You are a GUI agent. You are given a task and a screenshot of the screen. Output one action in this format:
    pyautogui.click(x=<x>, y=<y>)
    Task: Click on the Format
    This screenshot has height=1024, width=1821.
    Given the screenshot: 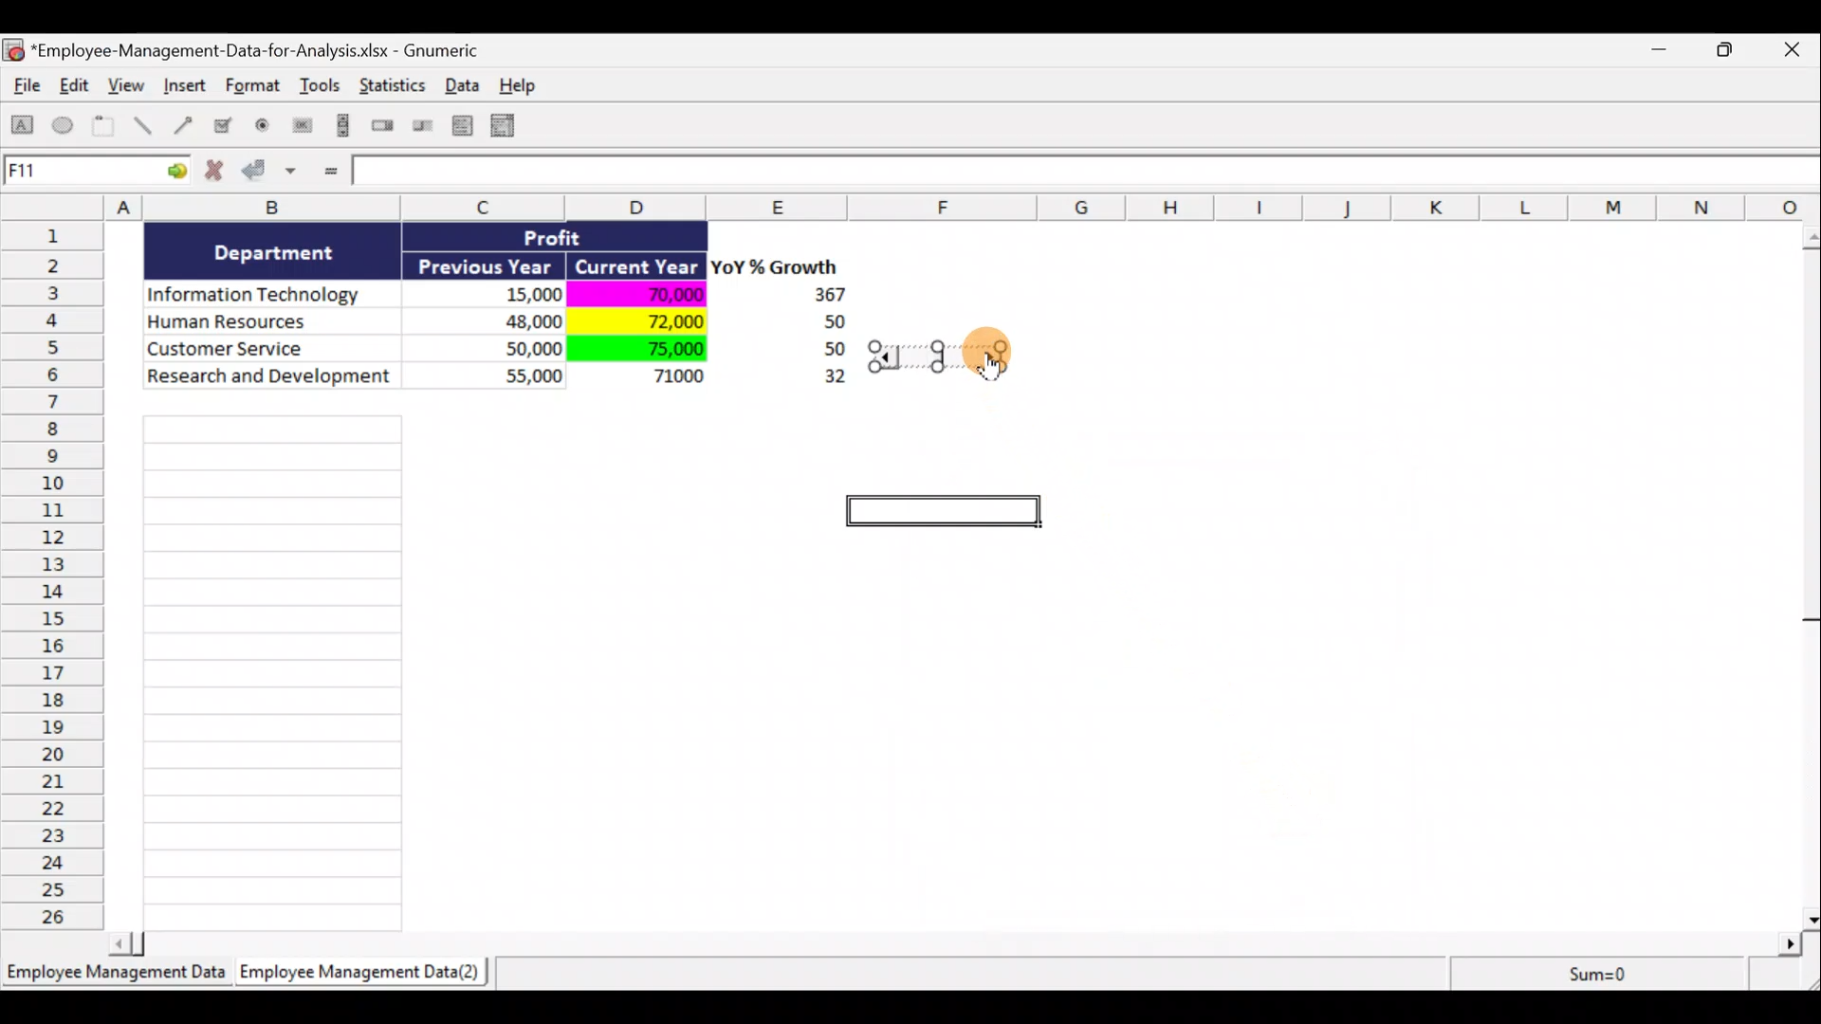 What is the action you would take?
    pyautogui.click(x=255, y=89)
    